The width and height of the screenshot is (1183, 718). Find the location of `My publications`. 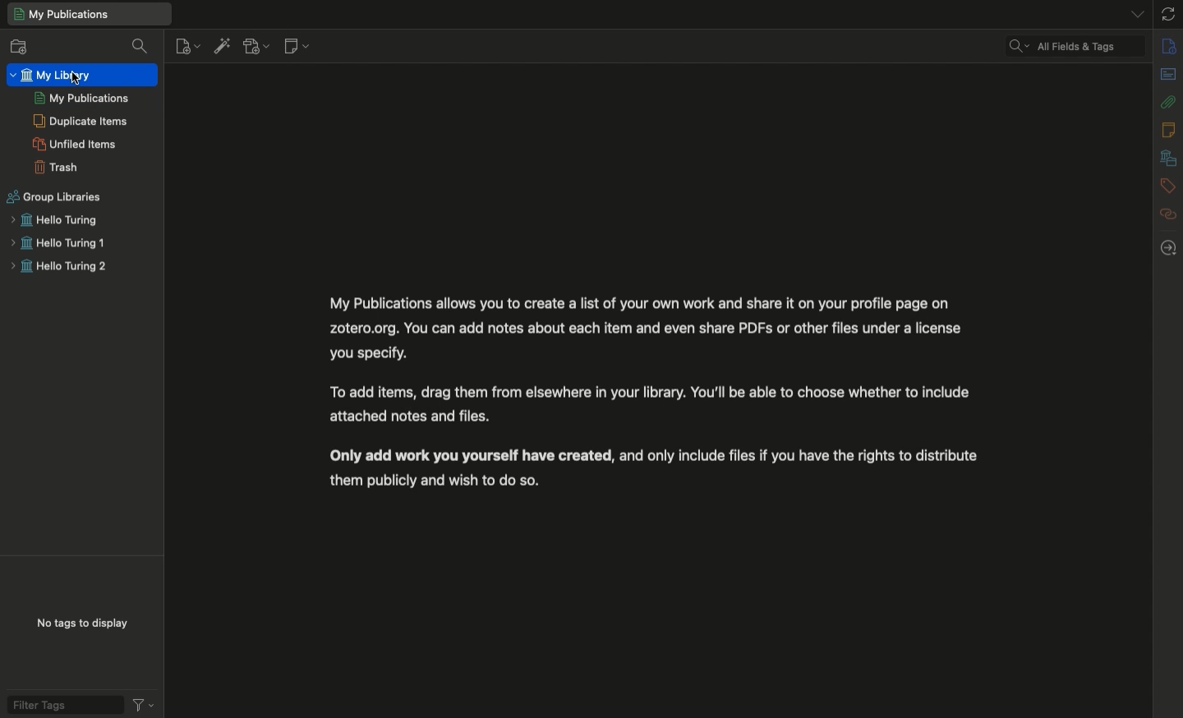

My publications is located at coordinates (82, 99).